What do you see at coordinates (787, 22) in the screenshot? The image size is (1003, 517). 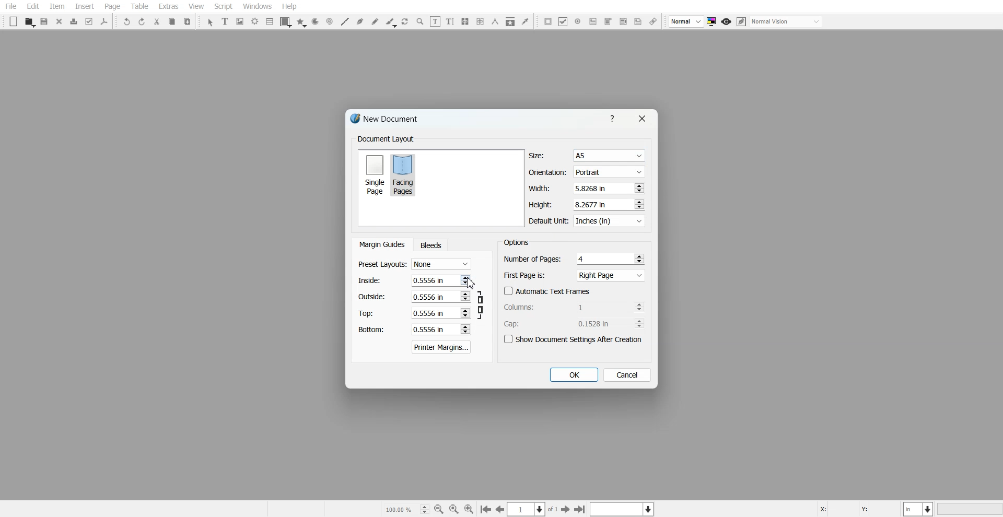 I see `Select visual appearance of the display` at bounding box center [787, 22].